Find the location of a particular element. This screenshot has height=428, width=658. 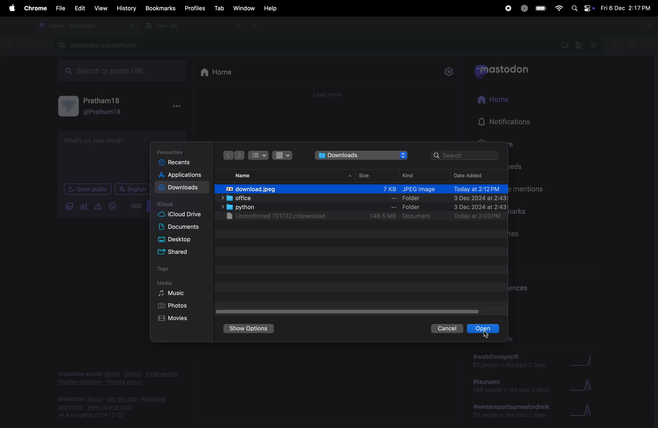

create alert is located at coordinates (97, 208).